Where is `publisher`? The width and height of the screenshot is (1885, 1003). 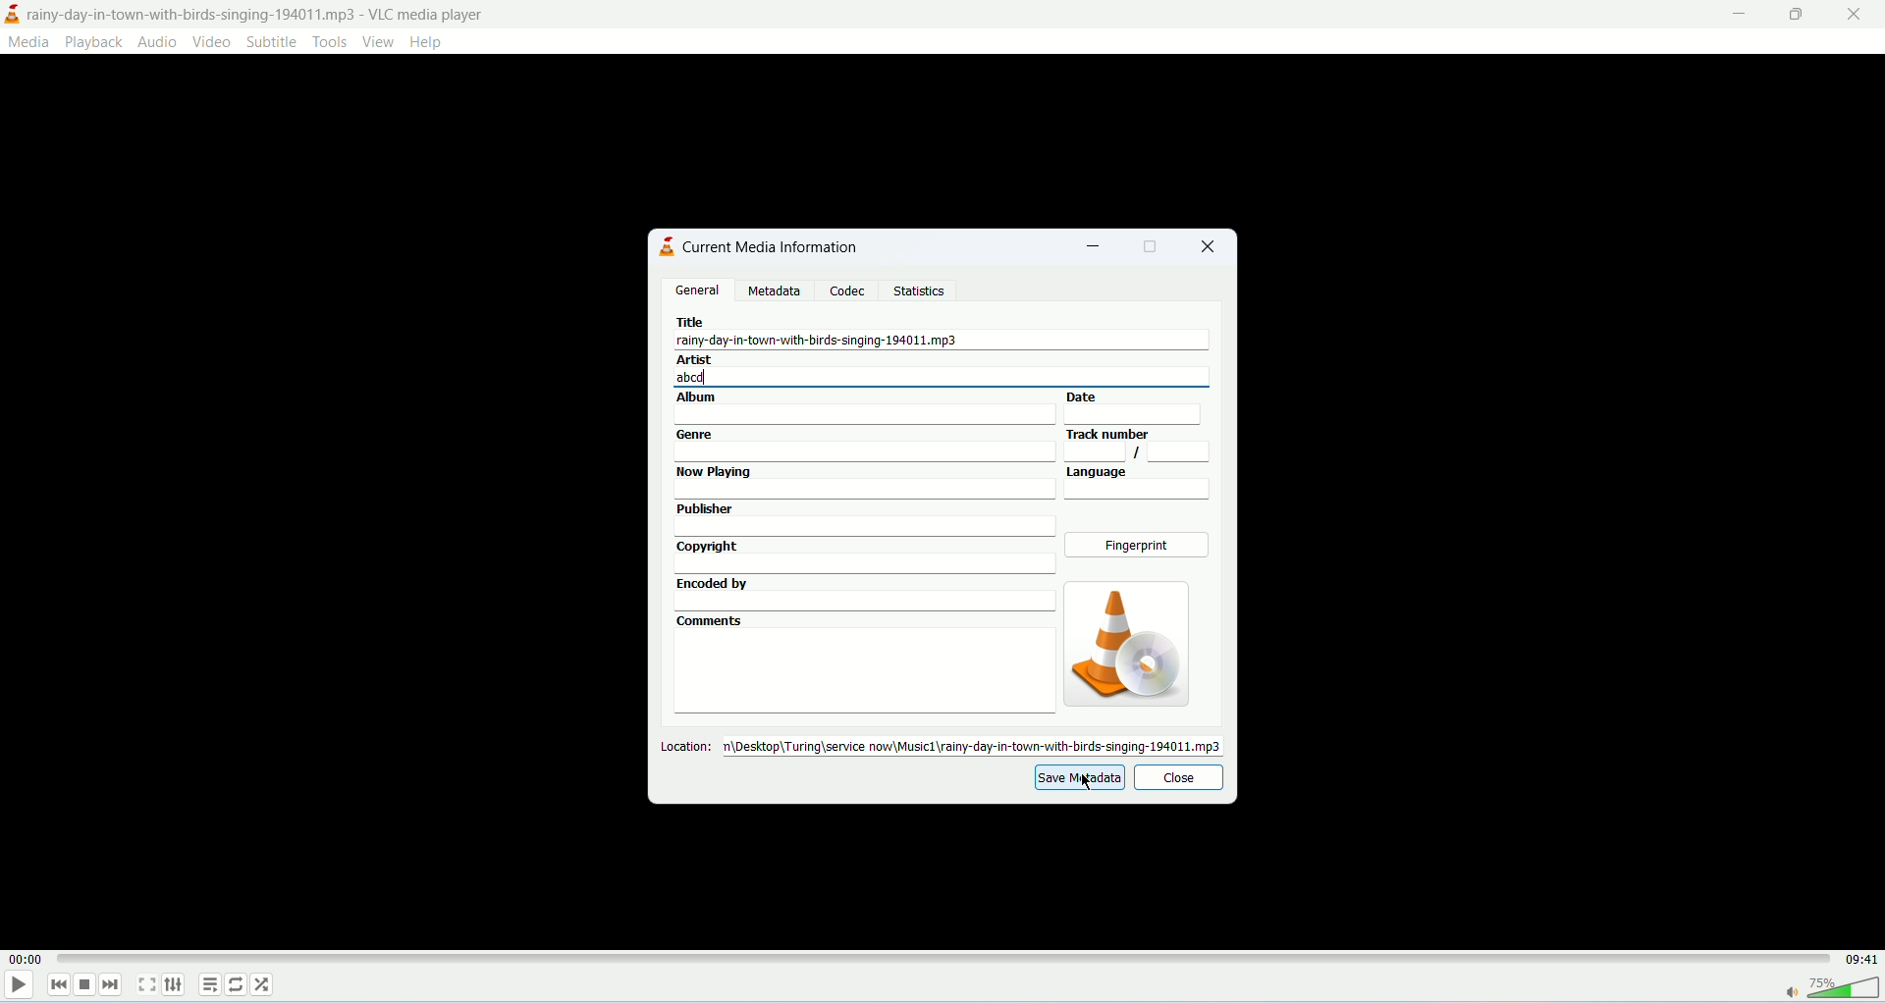 publisher is located at coordinates (863, 518).